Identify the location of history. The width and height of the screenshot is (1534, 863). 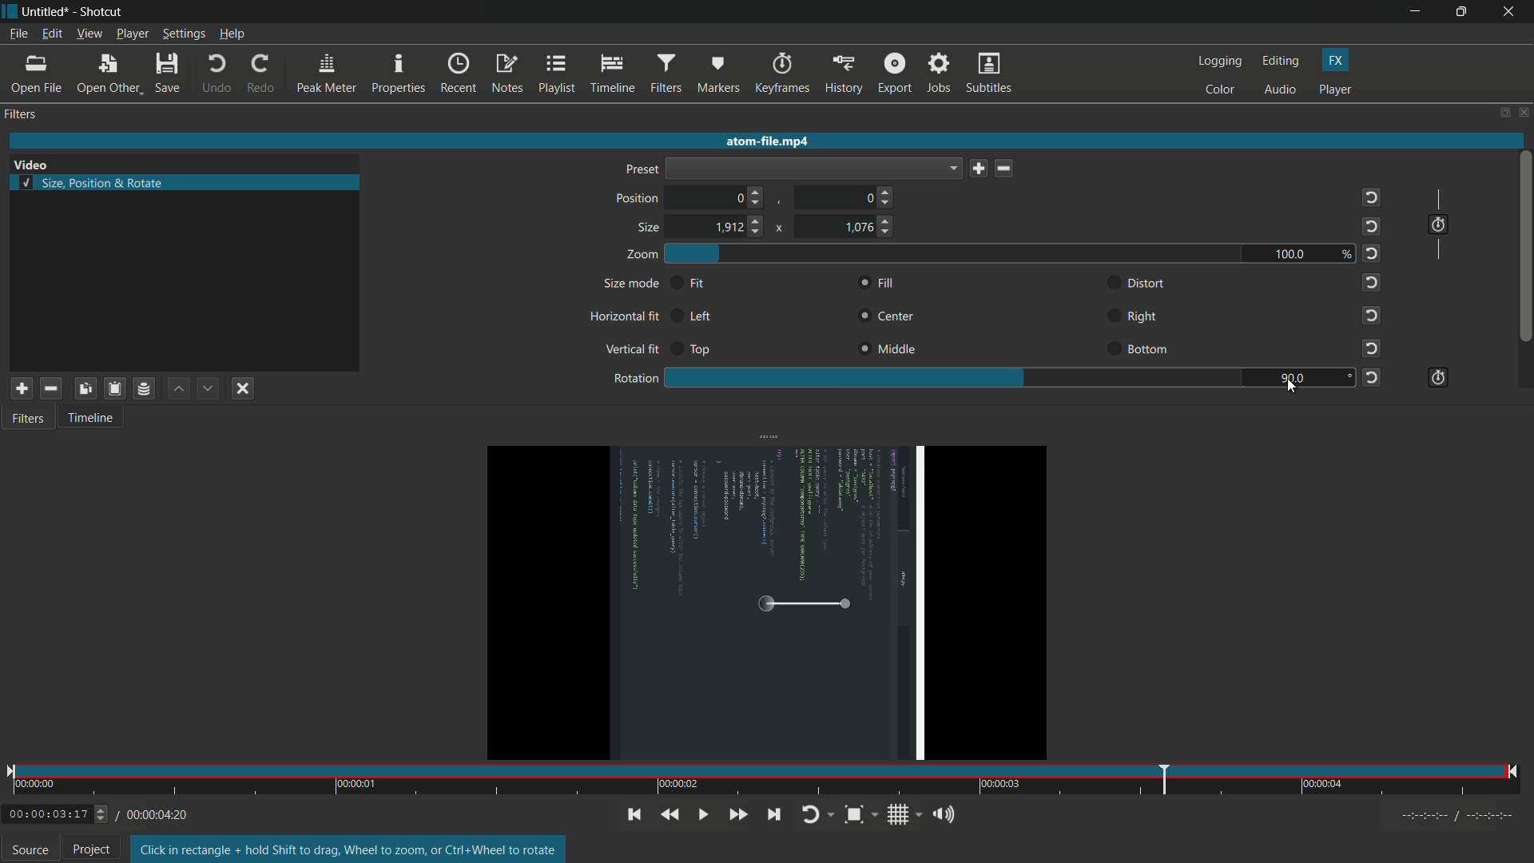
(843, 74).